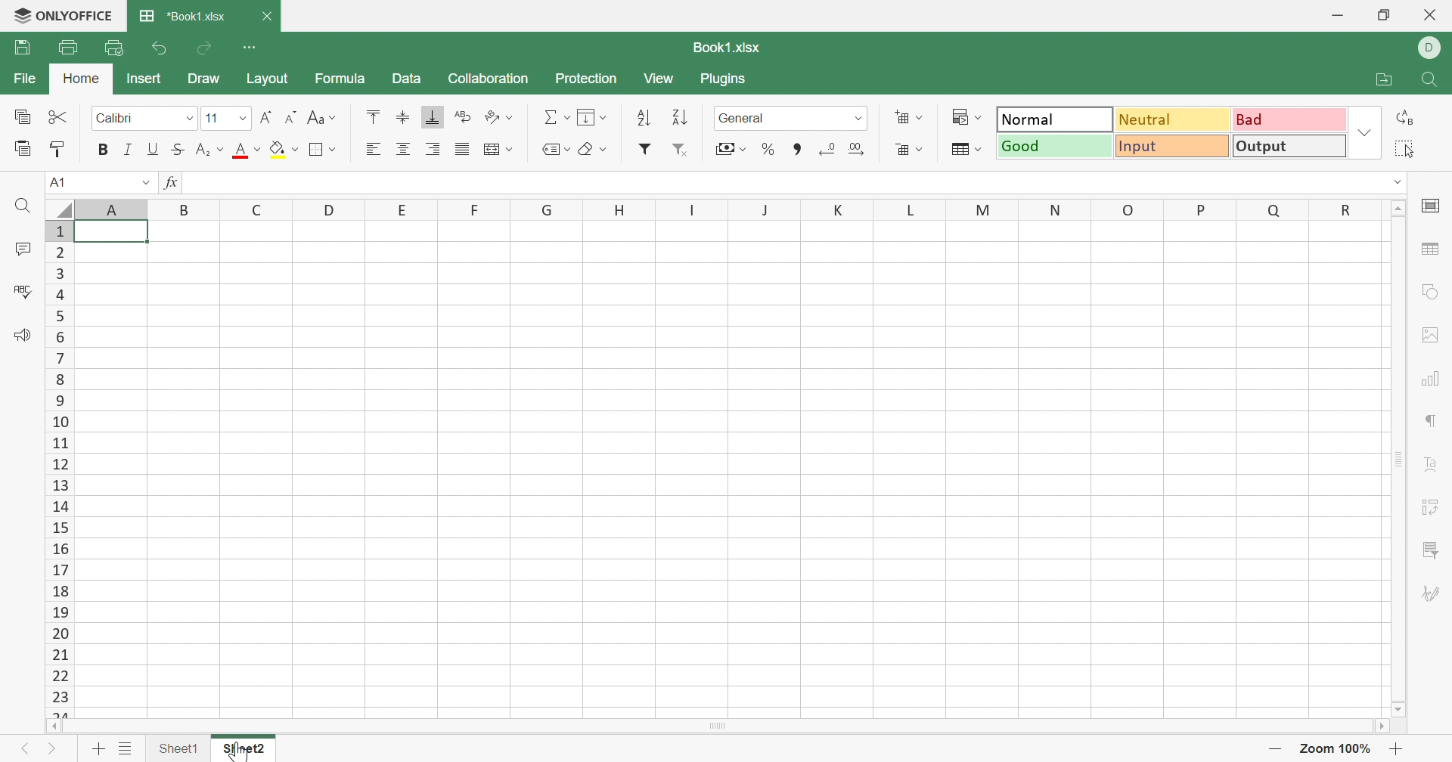 This screenshot has height=762, width=1452. I want to click on Align Bottom, so click(435, 118).